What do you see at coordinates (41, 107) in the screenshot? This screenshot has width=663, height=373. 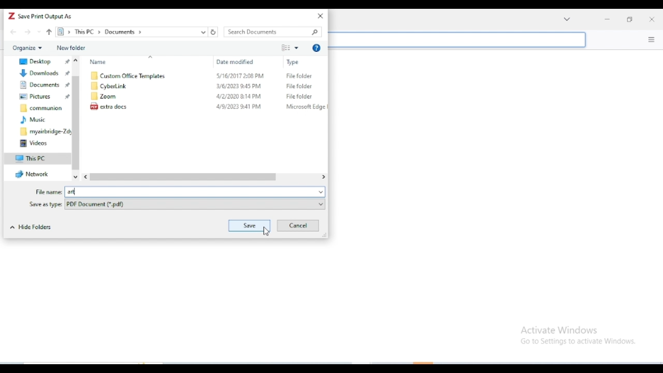 I see `communion` at bounding box center [41, 107].